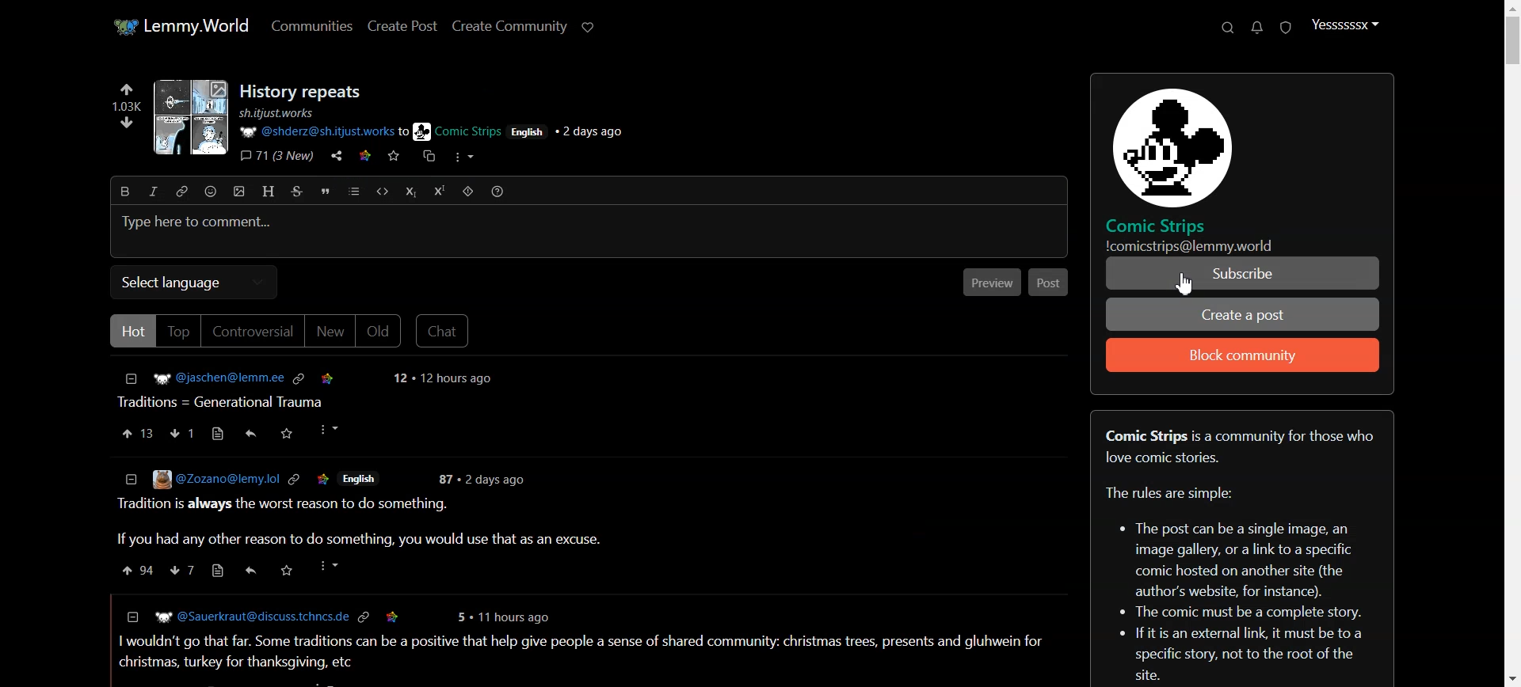 Image resolution: width=1521 pixels, height=687 pixels. What do you see at coordinates (284, 506) in the screenshot?
I see `Tradition is always the worst reason to do something.` at bounding box center [284, 506].